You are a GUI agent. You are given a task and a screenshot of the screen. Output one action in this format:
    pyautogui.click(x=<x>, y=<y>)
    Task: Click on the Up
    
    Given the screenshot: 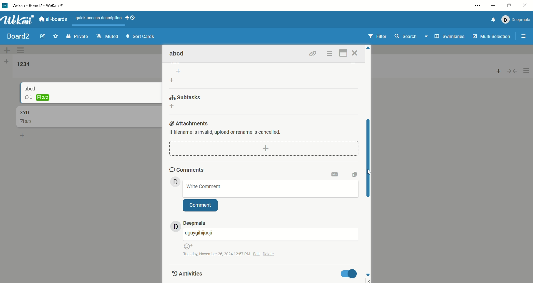 What is the action you would take?
    pyautogui.click(x=368, y=49)
    